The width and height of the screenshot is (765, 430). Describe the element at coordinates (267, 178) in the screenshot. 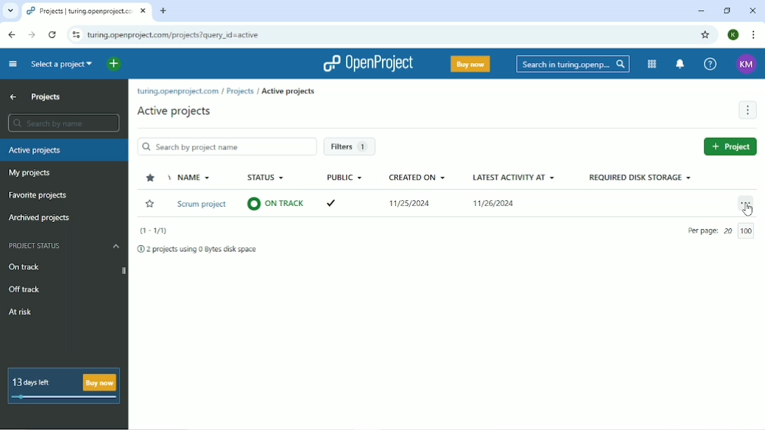

I see `Status` at that location.